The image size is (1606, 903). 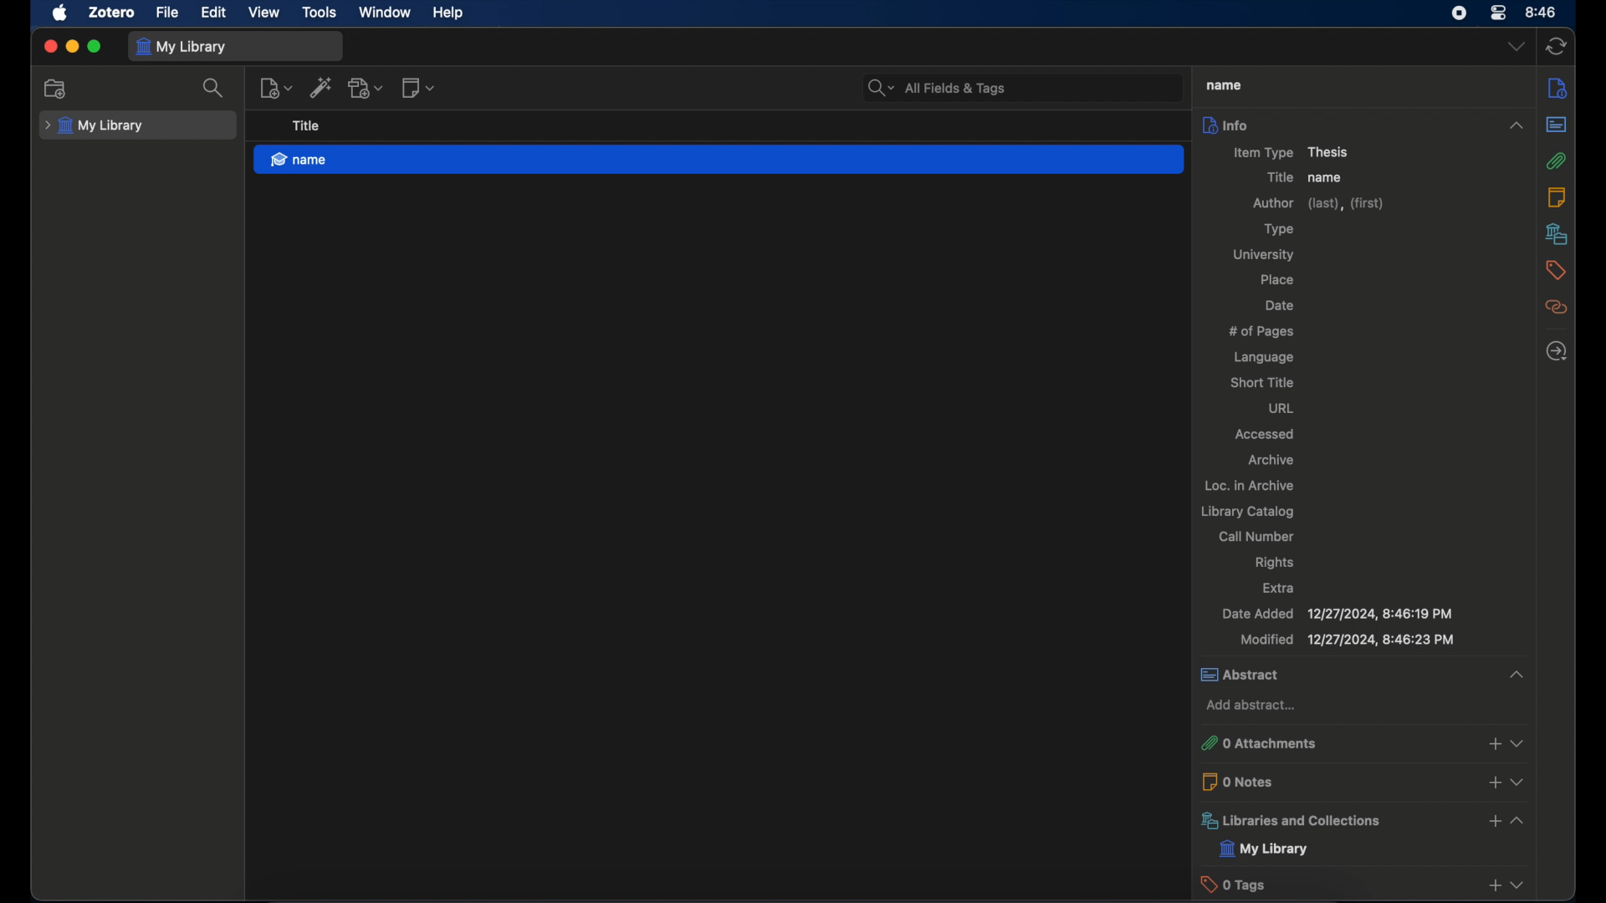 What do you see at coordinates (1557, 161) in the screenshot?
I see `attachments` at bounding box center [1557, 161].